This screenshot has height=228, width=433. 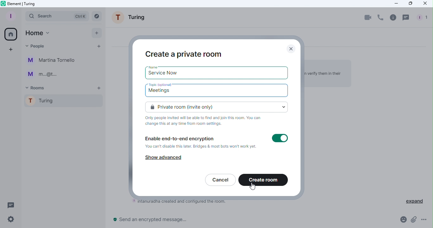 What do you see at coordinates (407, 17) in the screenshot?
I see `Threads` at bounding box center [407, 17].